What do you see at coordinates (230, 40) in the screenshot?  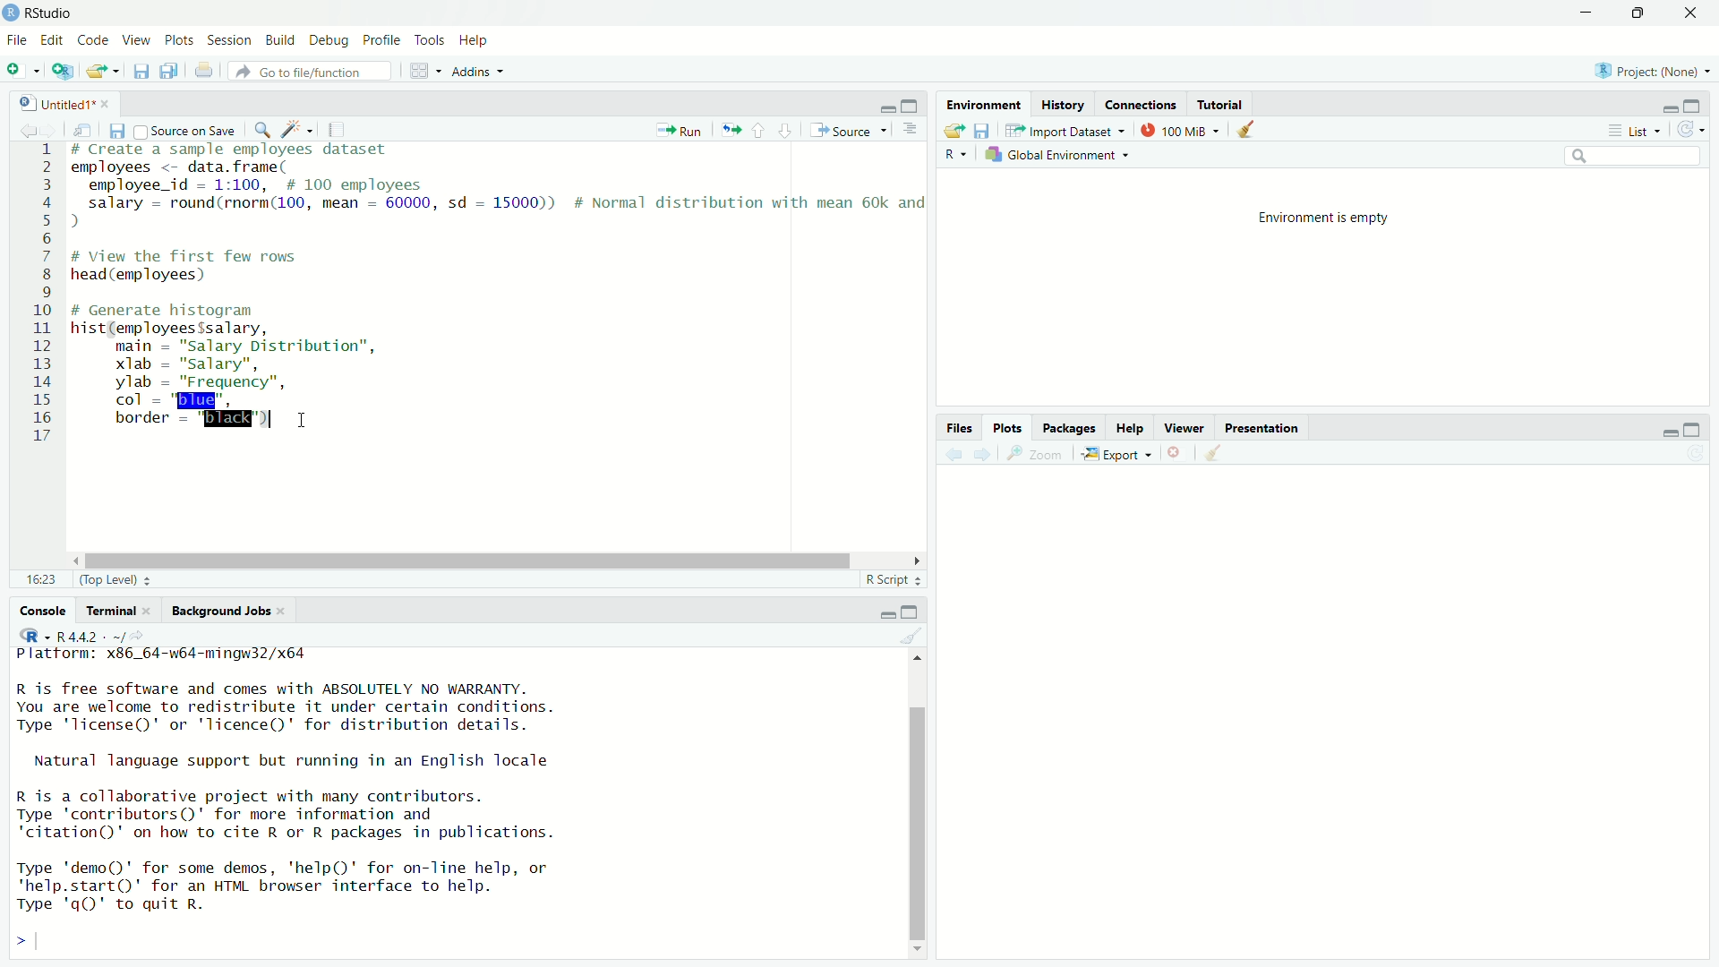 I see `Session` at bounding box center [230, 40].